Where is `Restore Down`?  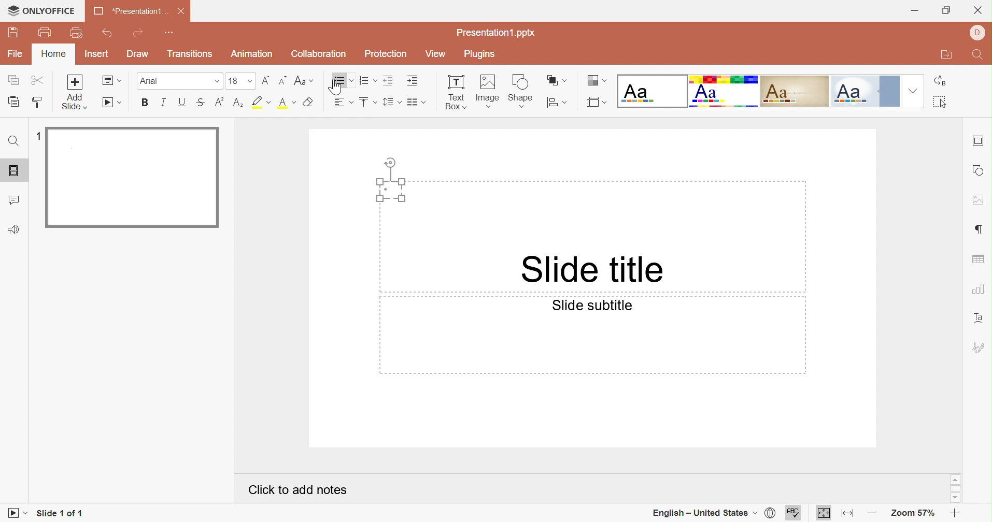 Restore Down is located at coordinates (946, 11).